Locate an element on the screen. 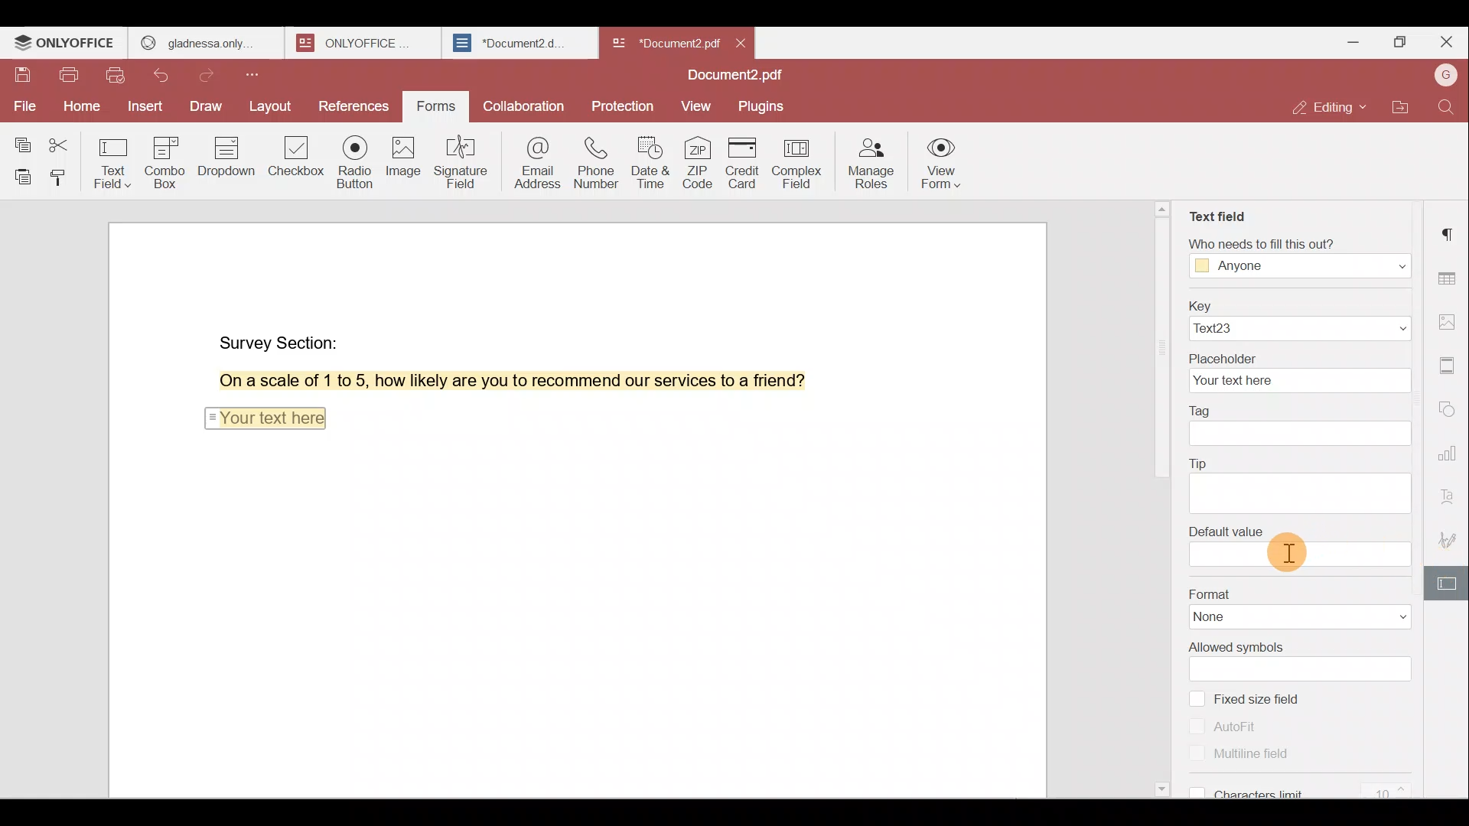 This screenshot has width=1469, height=826. Collaboration is located at coordinates (522, 105).